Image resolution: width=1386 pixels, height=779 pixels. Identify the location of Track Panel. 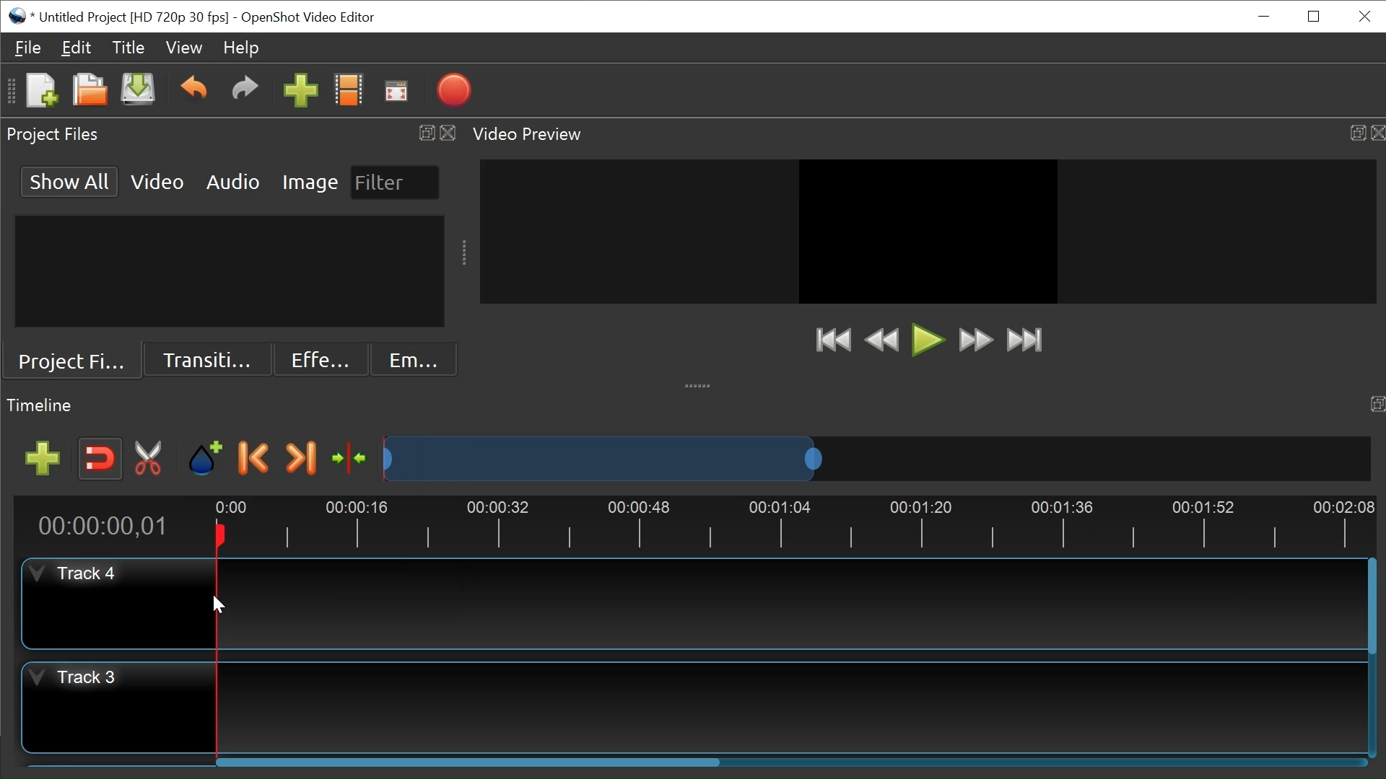
(787, 602).